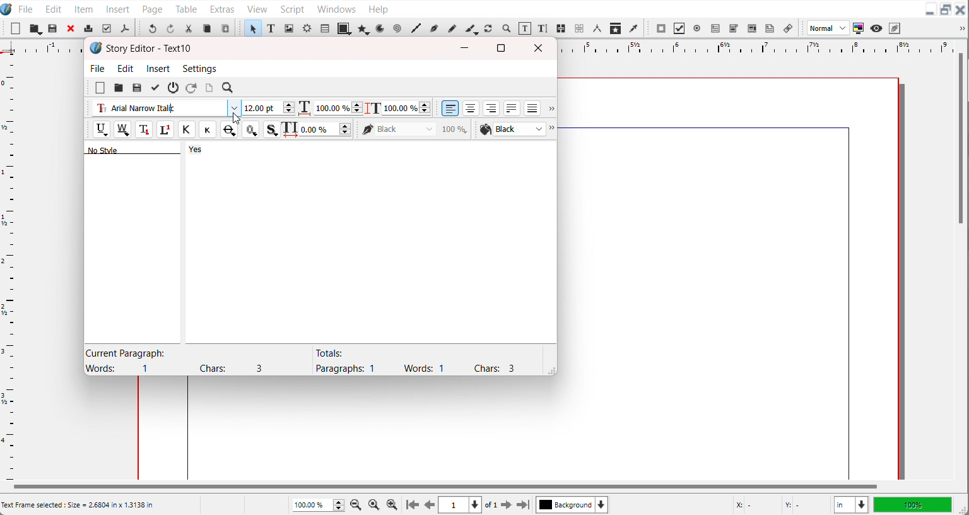  Describe the element at coordinates (499, 505) in the screenshot. I see `Go to next page` at that location.